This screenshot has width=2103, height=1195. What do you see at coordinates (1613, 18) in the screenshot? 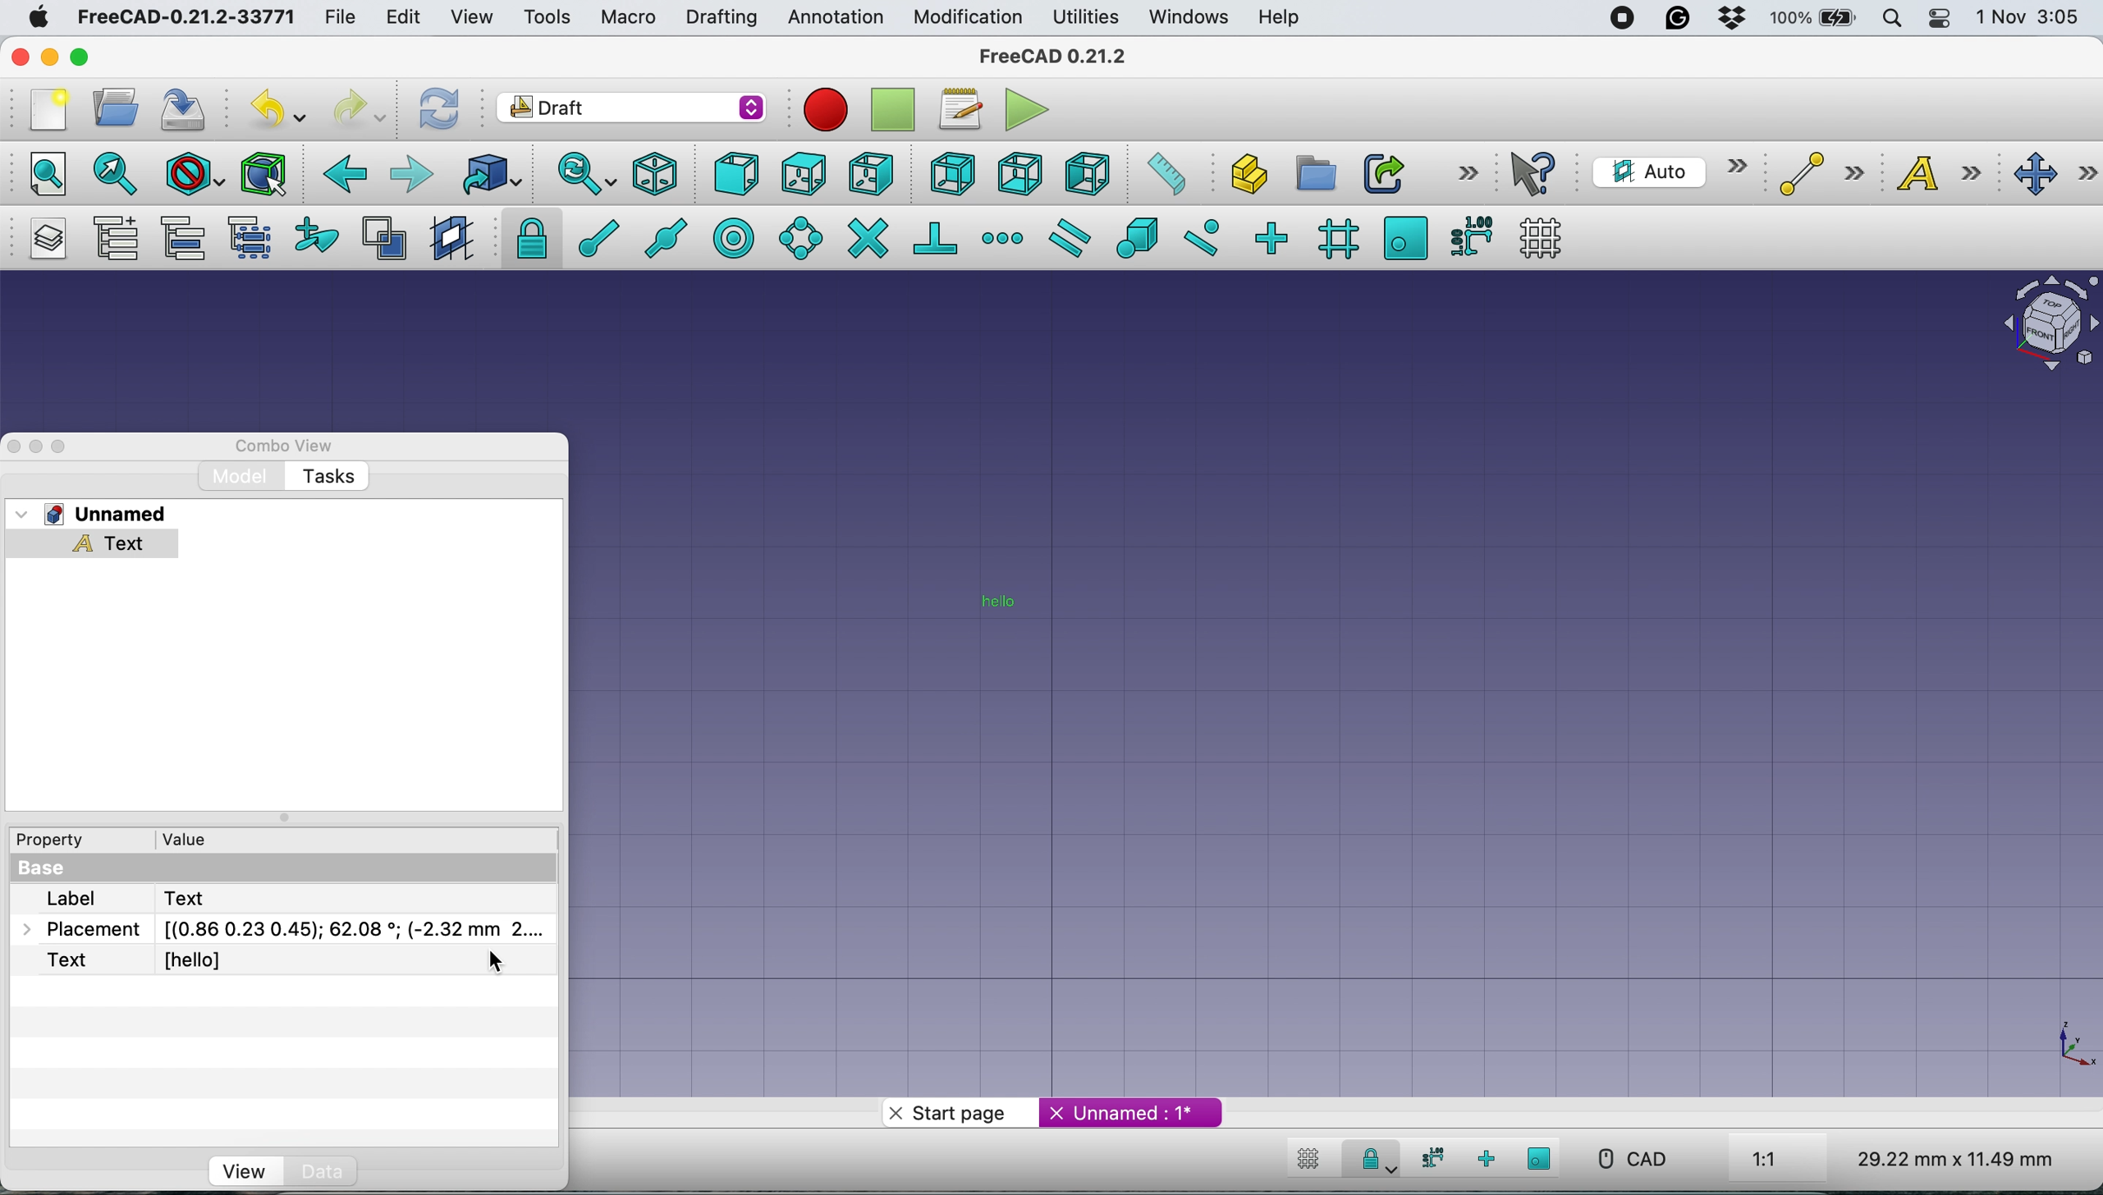
I see `screen recorder` at bounding box center [1613, 18].